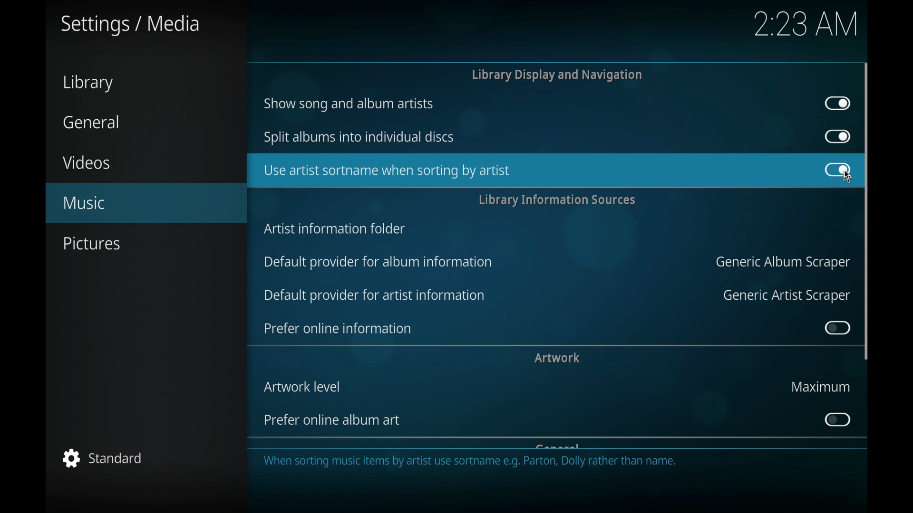 The height and width of the screenshot is (513, 913). I want to click on use artist sort name when sorting by artist, so click(386, 171).